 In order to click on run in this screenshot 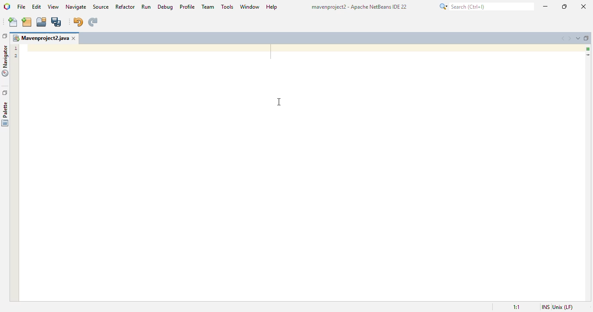, I will do `click(146, 6)`.